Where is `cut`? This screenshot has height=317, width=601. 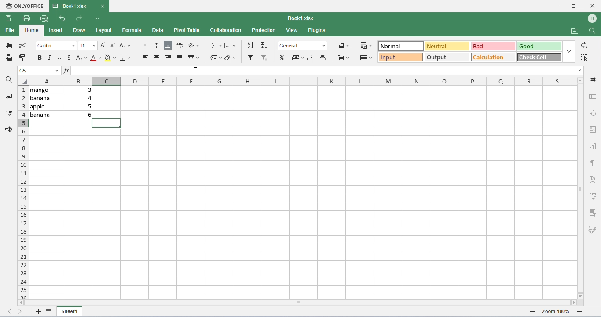
cut is located at coordinates (24, 45).